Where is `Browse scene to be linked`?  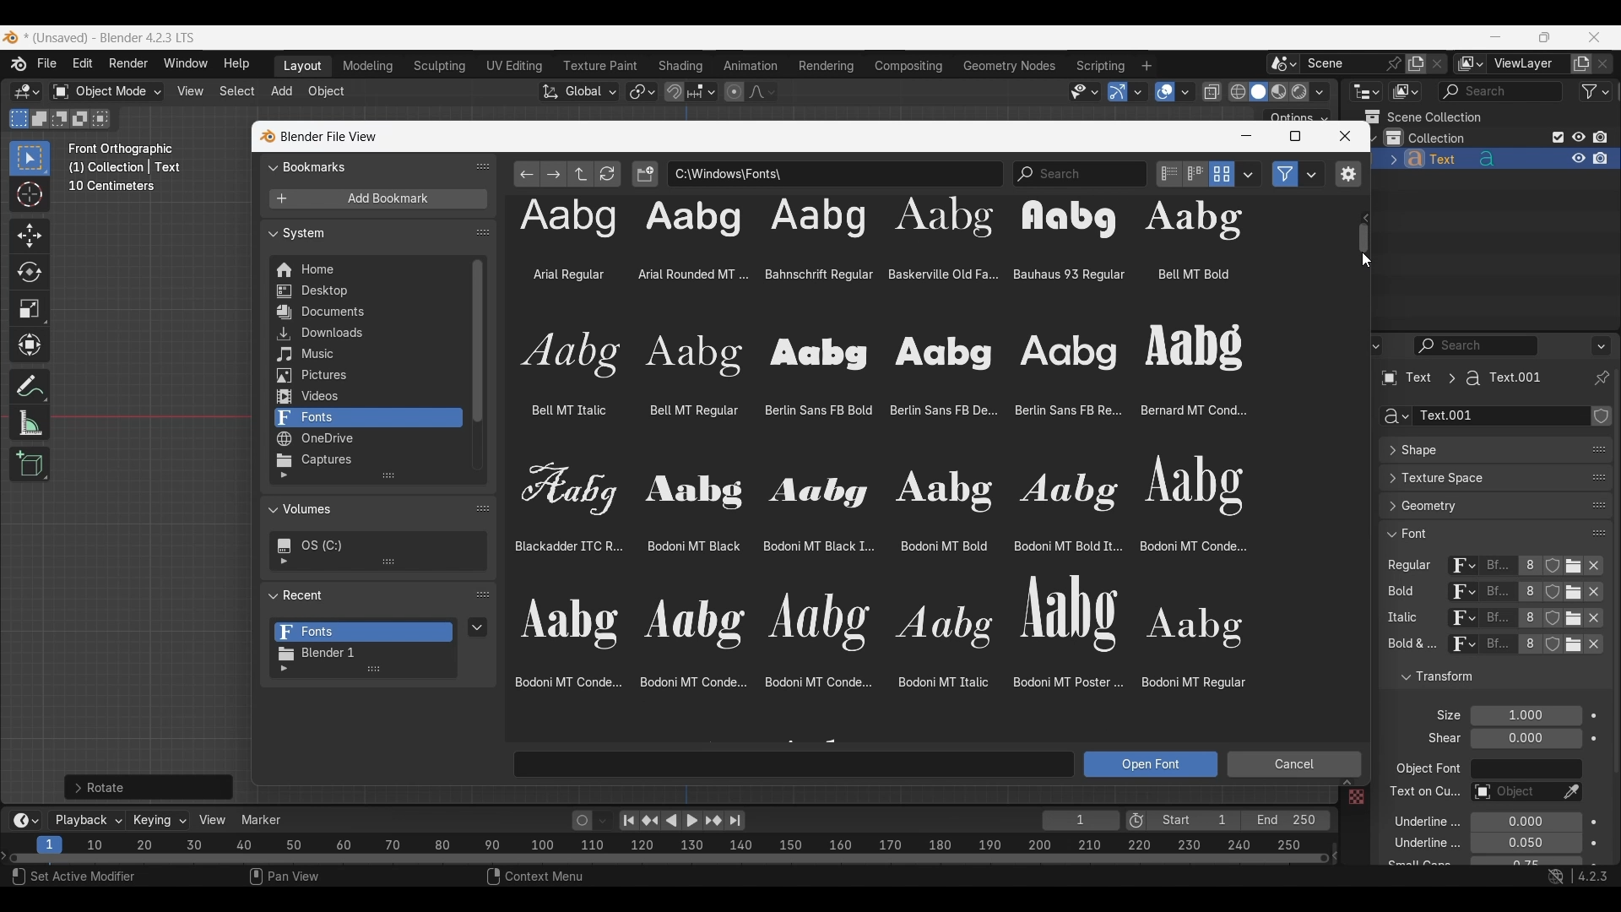 Browse scene to be linked is located at coordinates (1283, 64).